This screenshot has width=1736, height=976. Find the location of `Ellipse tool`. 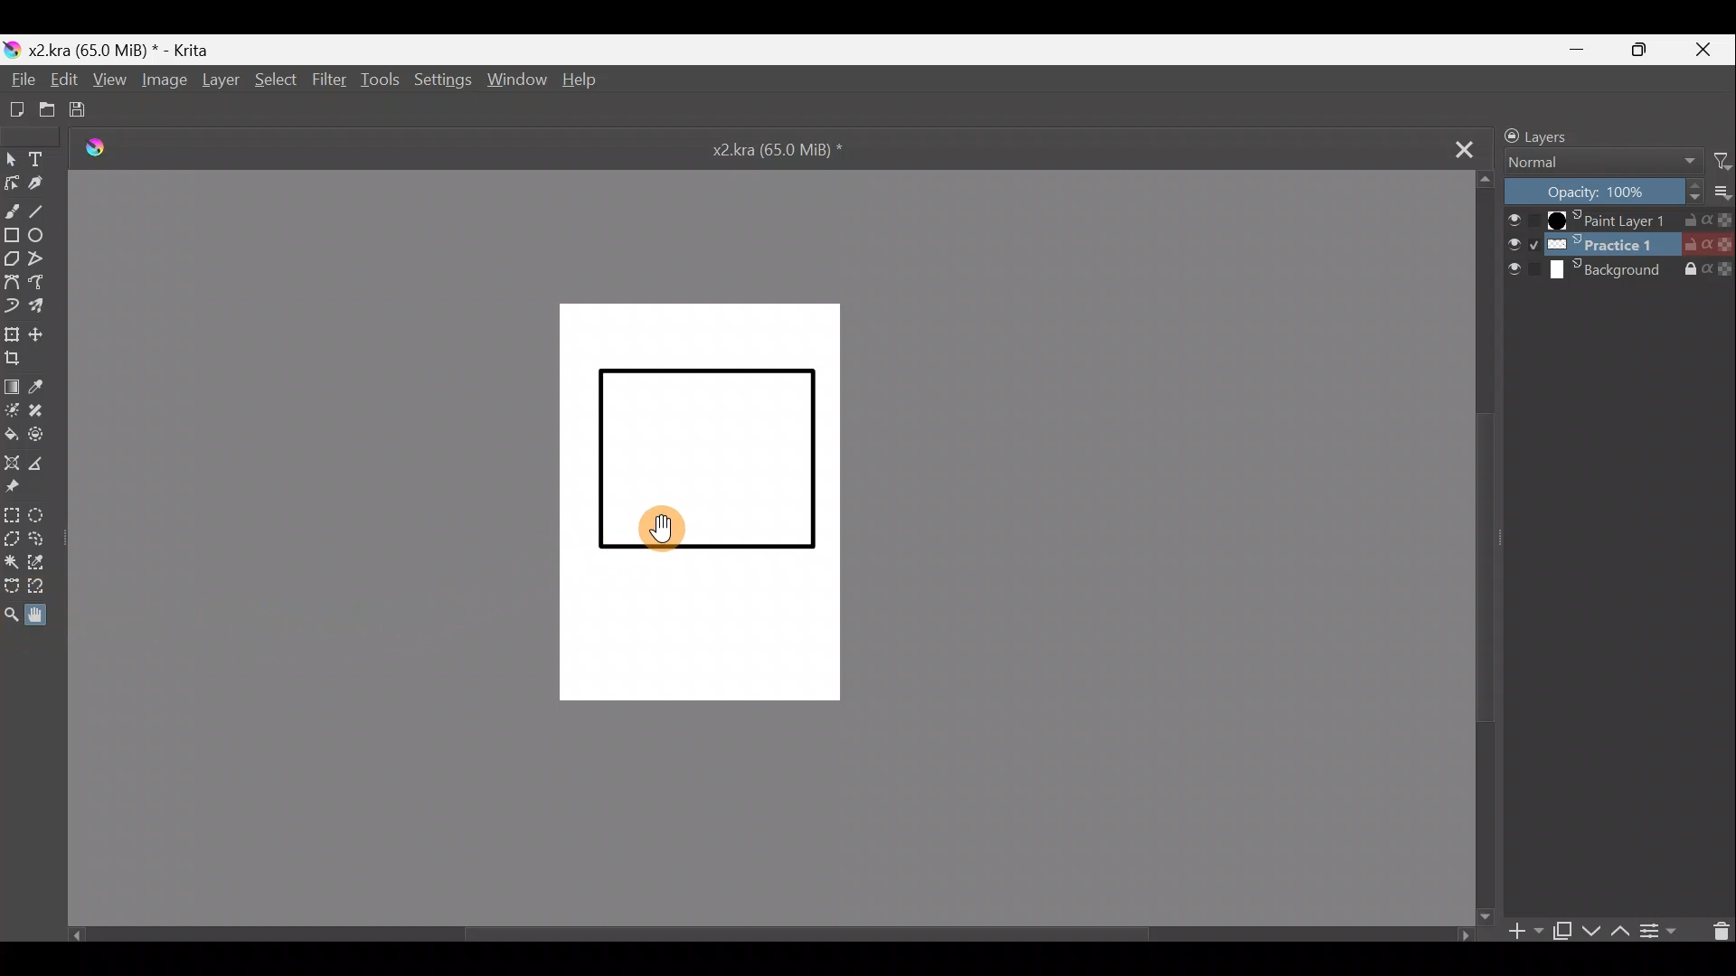

Ellipse tool is located at coordinates (42, 233).